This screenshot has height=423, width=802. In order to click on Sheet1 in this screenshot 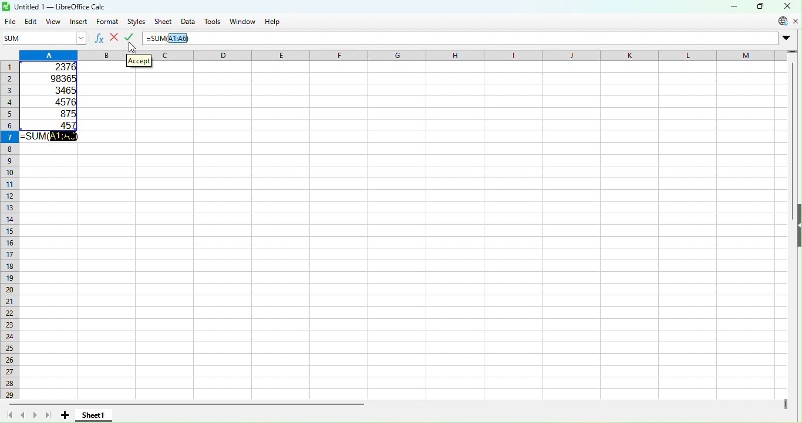, I will do `click(93, 414)`.